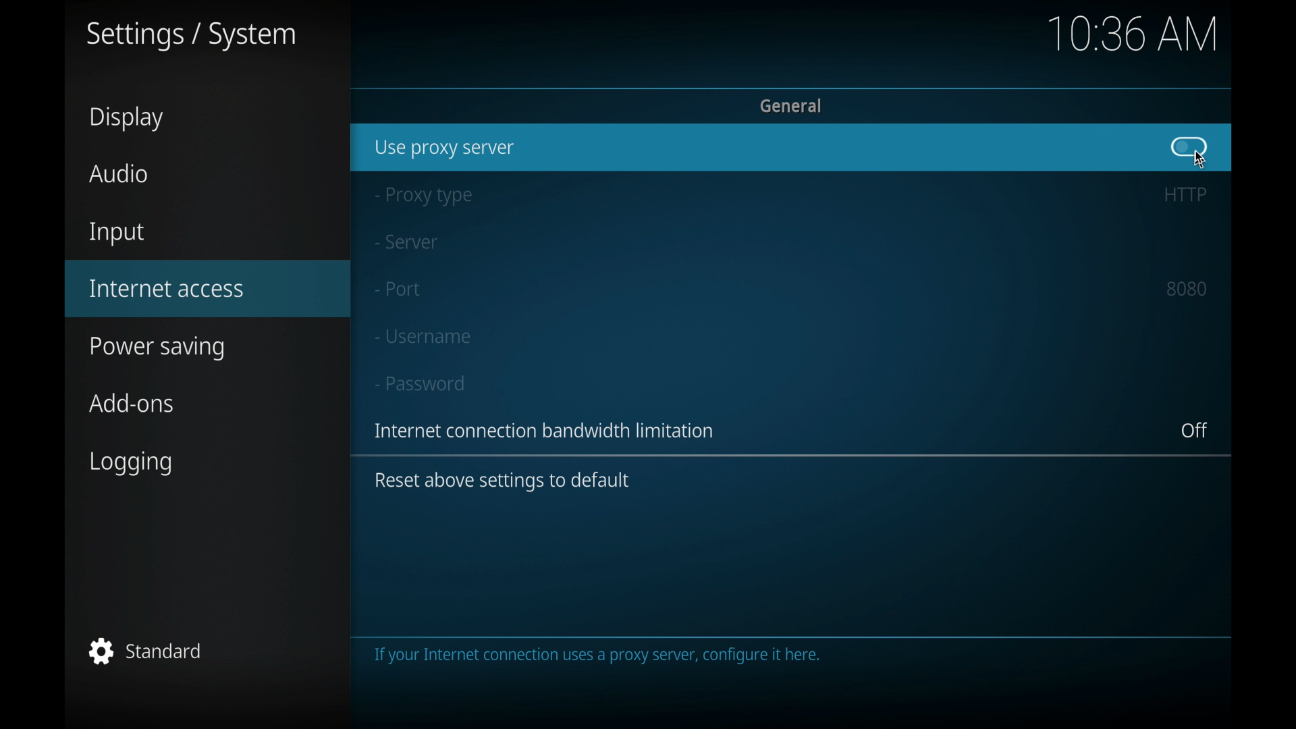  I want to click on internet access, so click(167, 289).